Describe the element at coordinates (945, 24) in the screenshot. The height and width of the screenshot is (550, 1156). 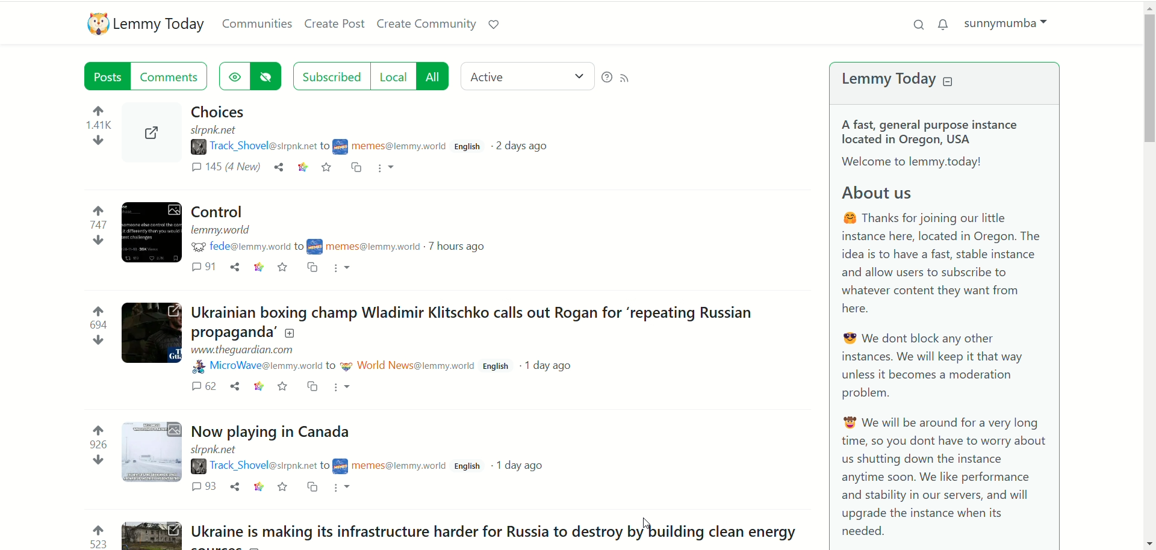
I see `notification` at that location.